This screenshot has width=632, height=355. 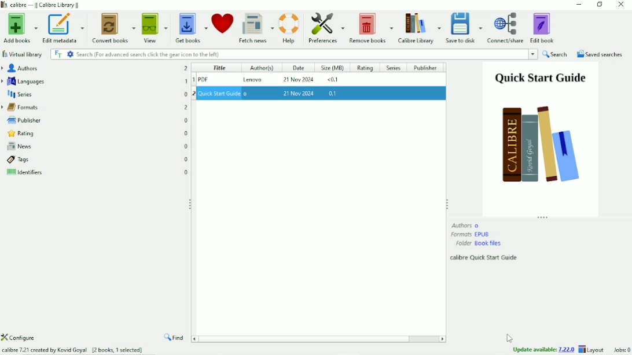 What do you see at coordinates (297, 68) in the screenshot?
I see `Date` at bounding box center [297, 68].